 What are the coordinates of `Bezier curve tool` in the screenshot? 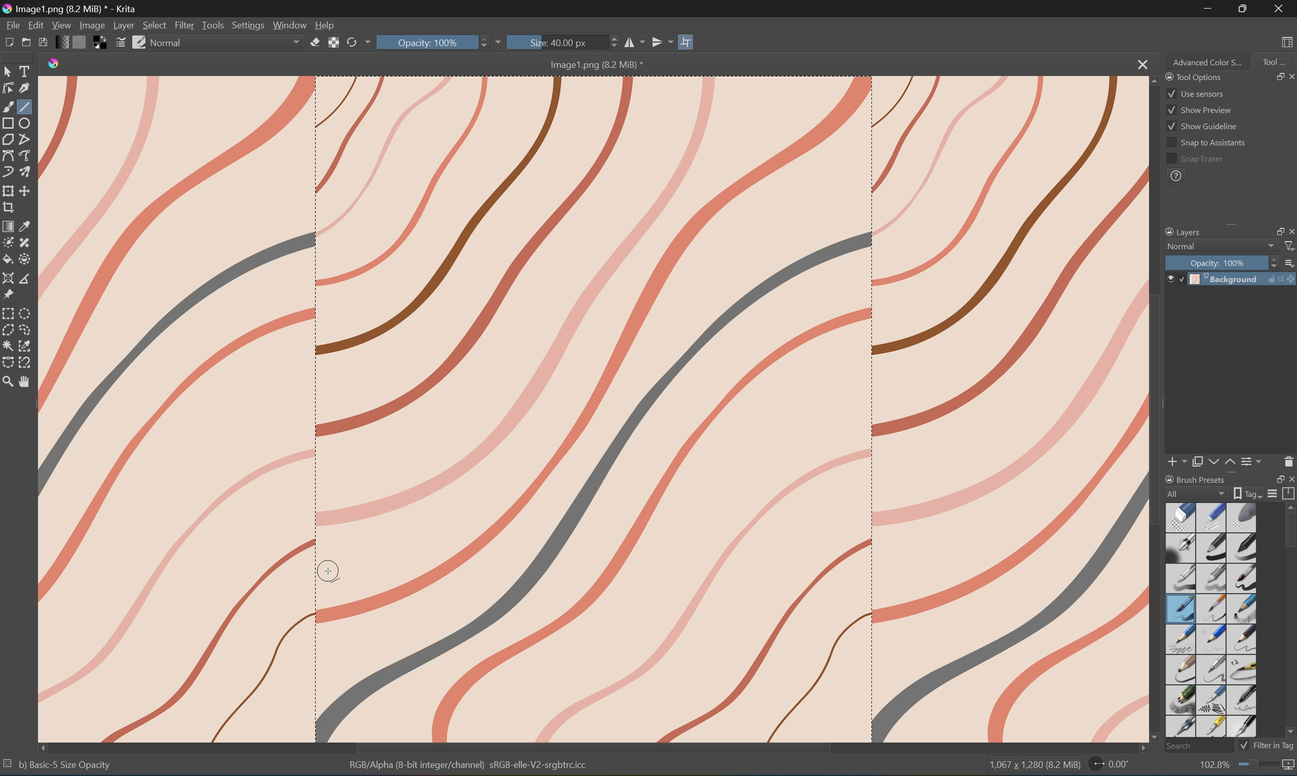 It's located at (8, 155).